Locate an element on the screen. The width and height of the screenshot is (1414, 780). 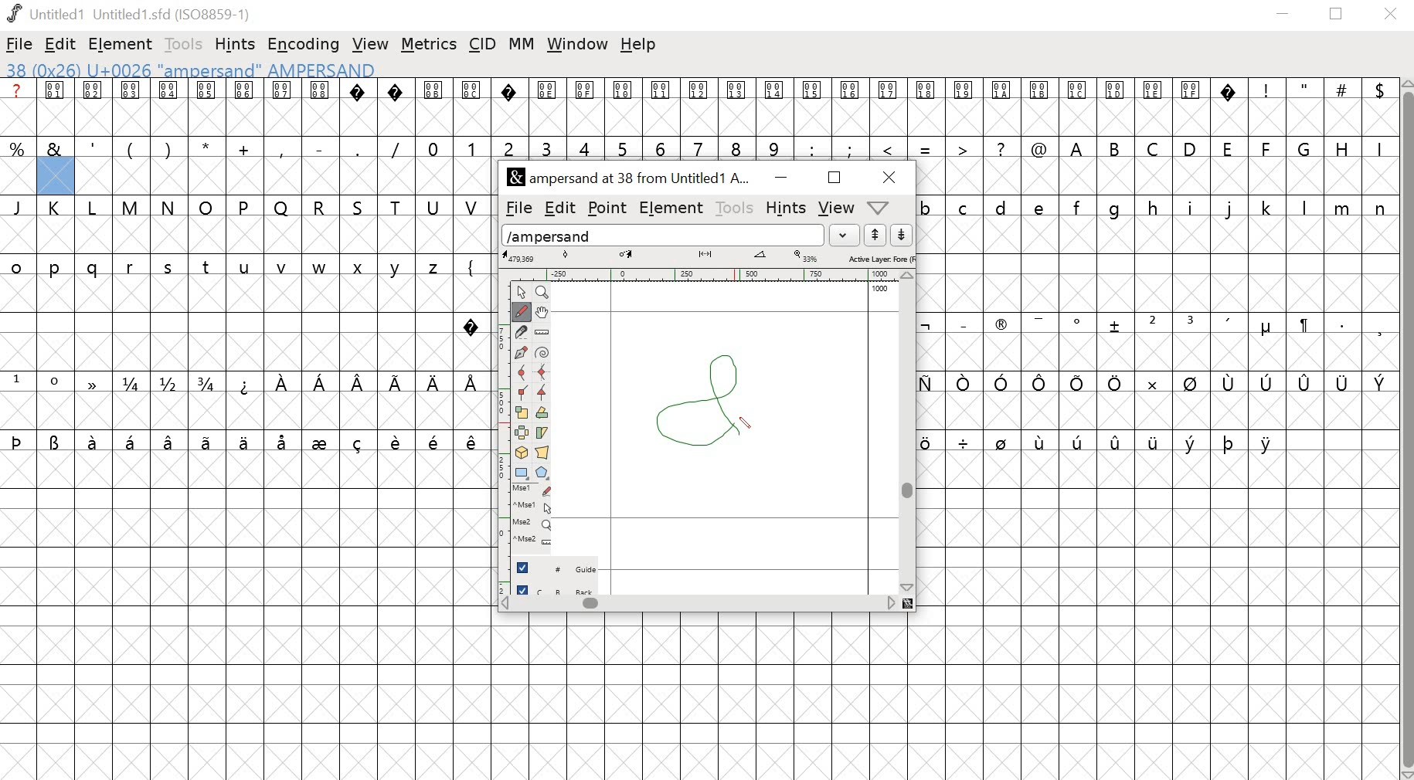
001E is located at coordinates (1153, 106).